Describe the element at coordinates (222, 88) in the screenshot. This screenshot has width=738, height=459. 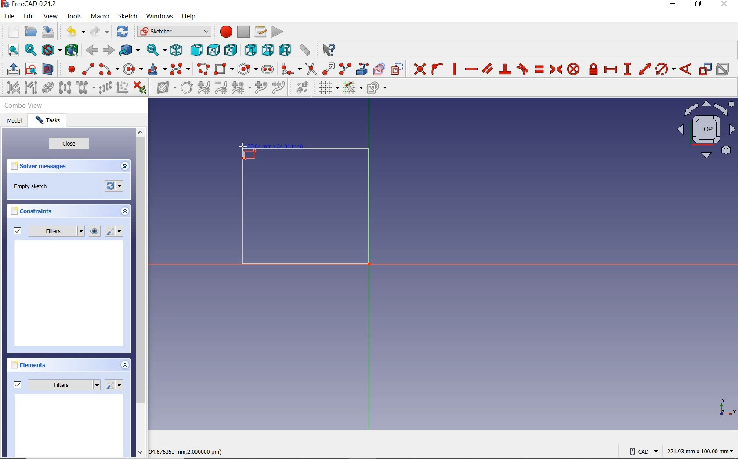
I see `decrease b-spline degree` at that location.